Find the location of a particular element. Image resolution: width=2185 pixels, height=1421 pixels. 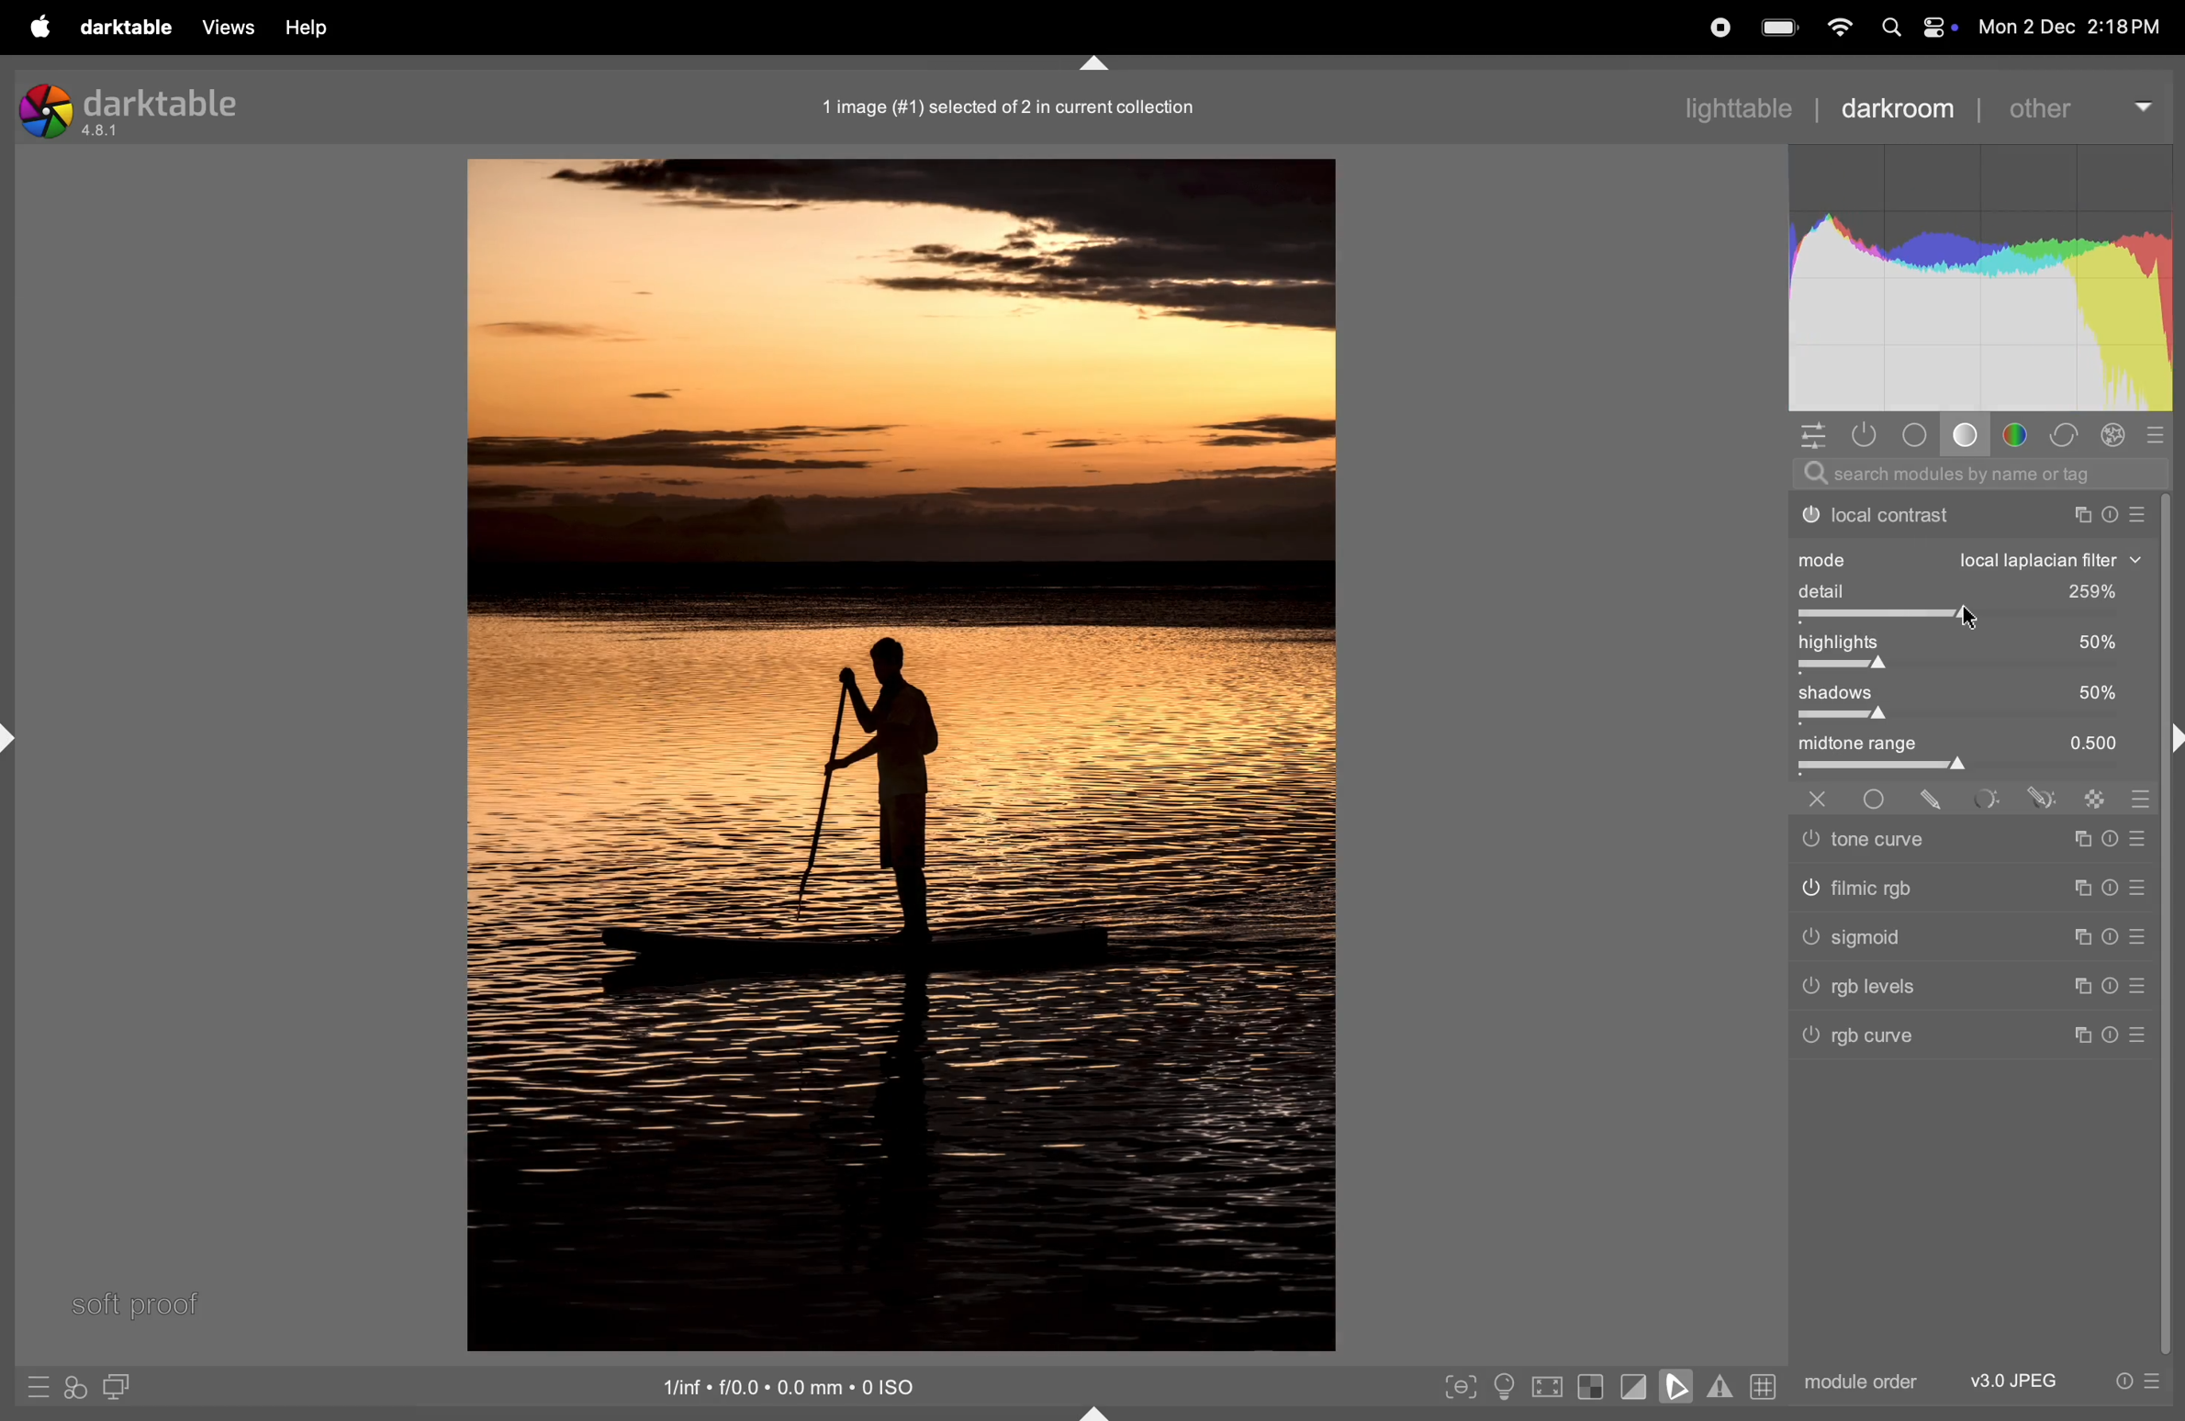

quick access to presets is located at coordinates (30, 1382).